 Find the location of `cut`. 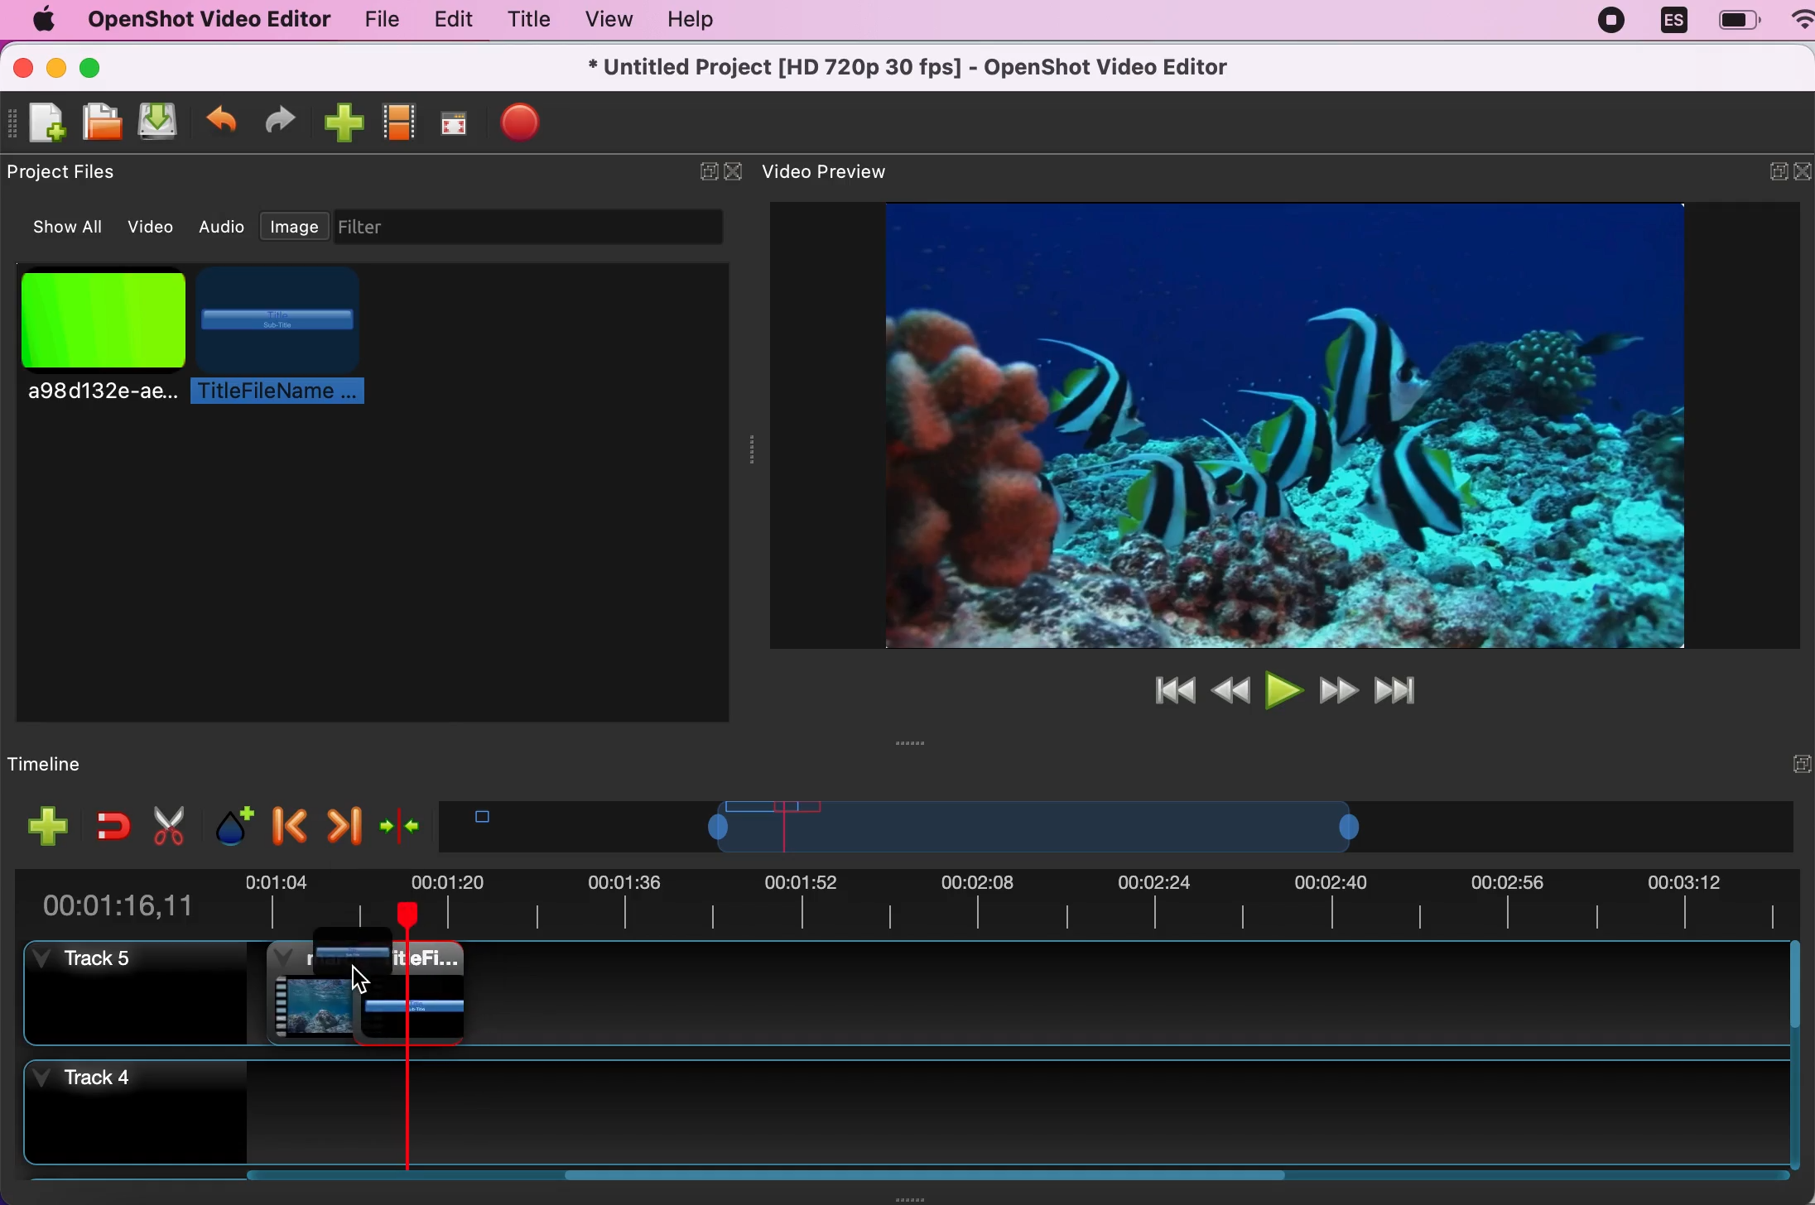

cut is located at coordinates (166, 825).